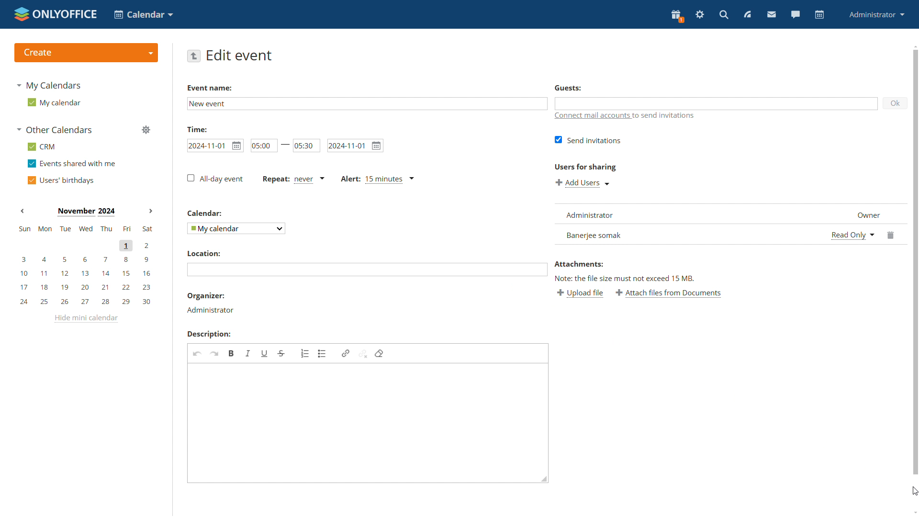 The height and width of the screenshot is (517, 919). I want to click on Users for sharing, so click(587, 167).